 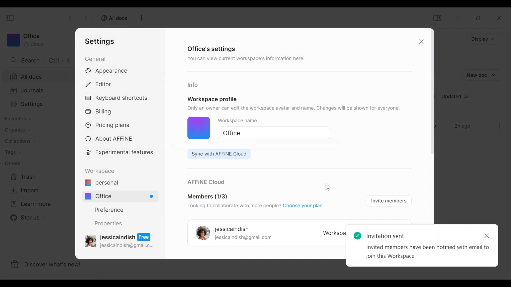 What do you see at coordinates (437, 18) in the screenshot?
I see `Show/Hide Sidebar` at bounding box center [437, 18].